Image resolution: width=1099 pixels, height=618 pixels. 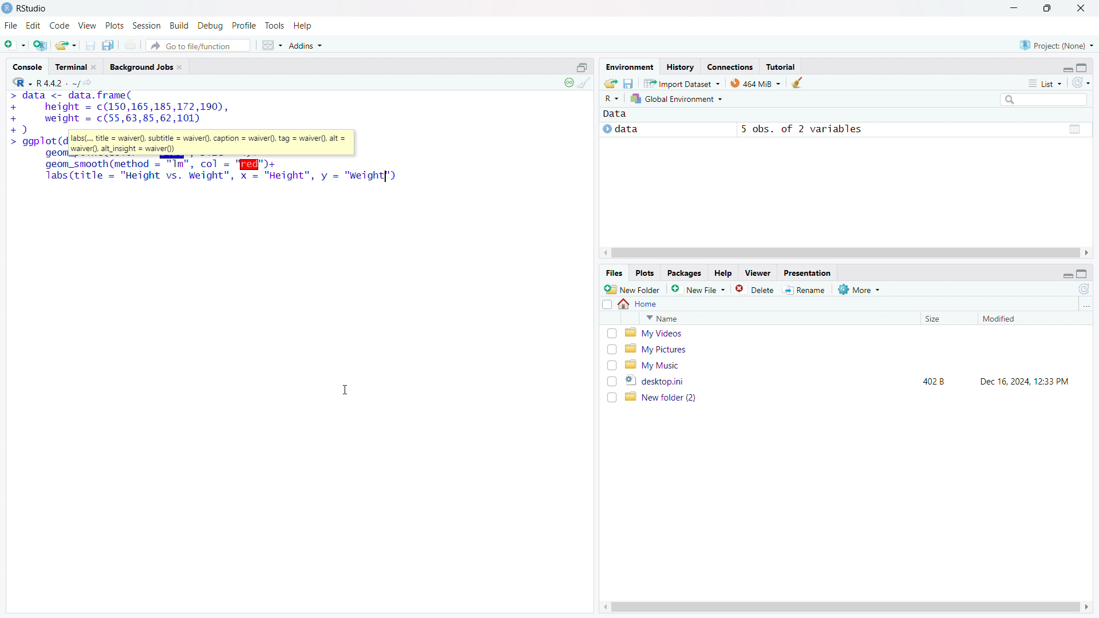 I want to click on +), so click(x=19, y=129).